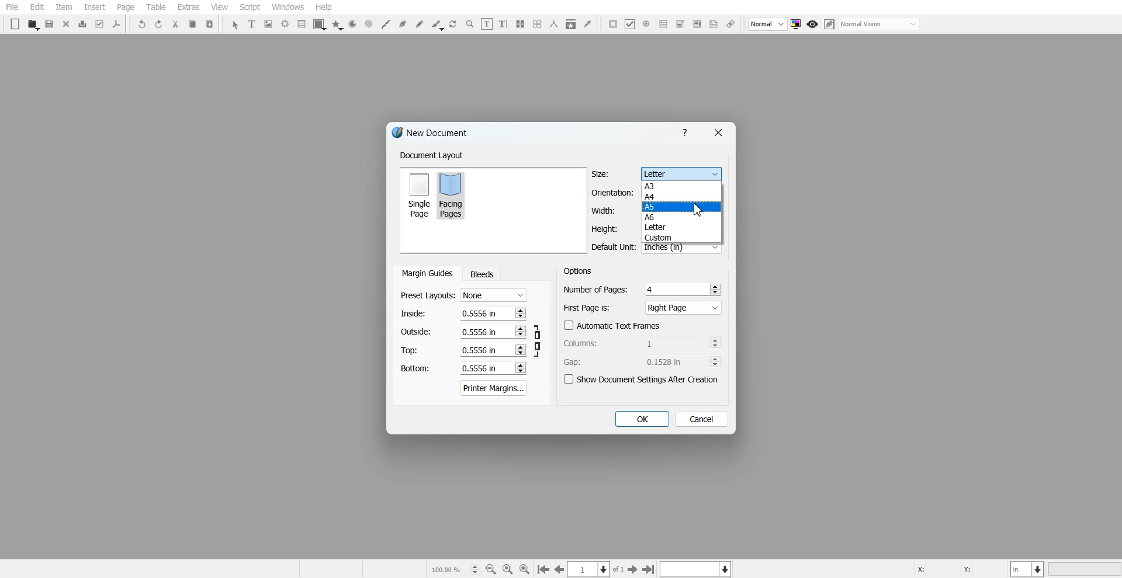  Describe the element at coordinates (431, 156) in the screenshot. I see `Text` at that location.